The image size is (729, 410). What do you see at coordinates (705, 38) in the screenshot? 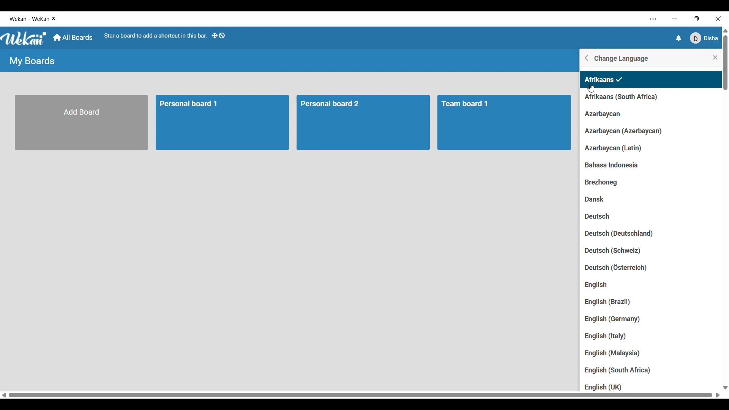
I see `Disha` at bounding box center [705, 38].